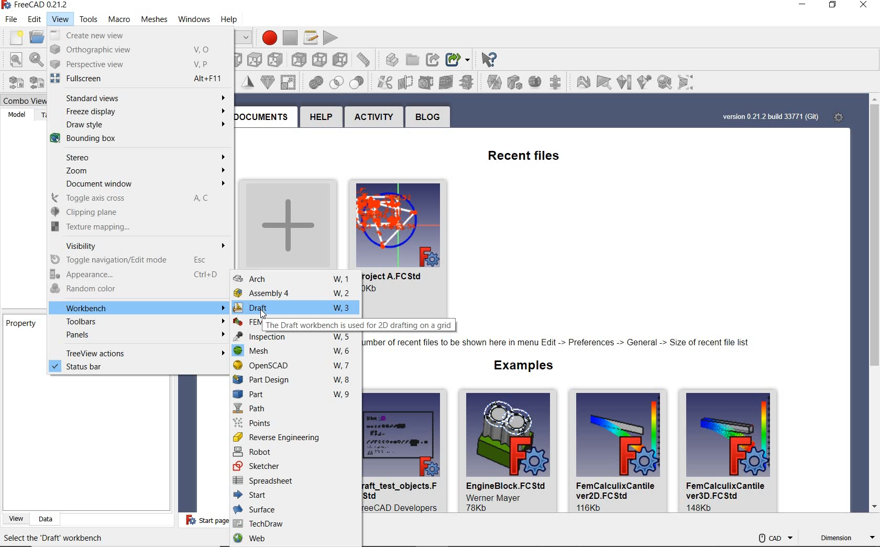 The image size is (880, 547). I want to click on default files, so click(570, 452).